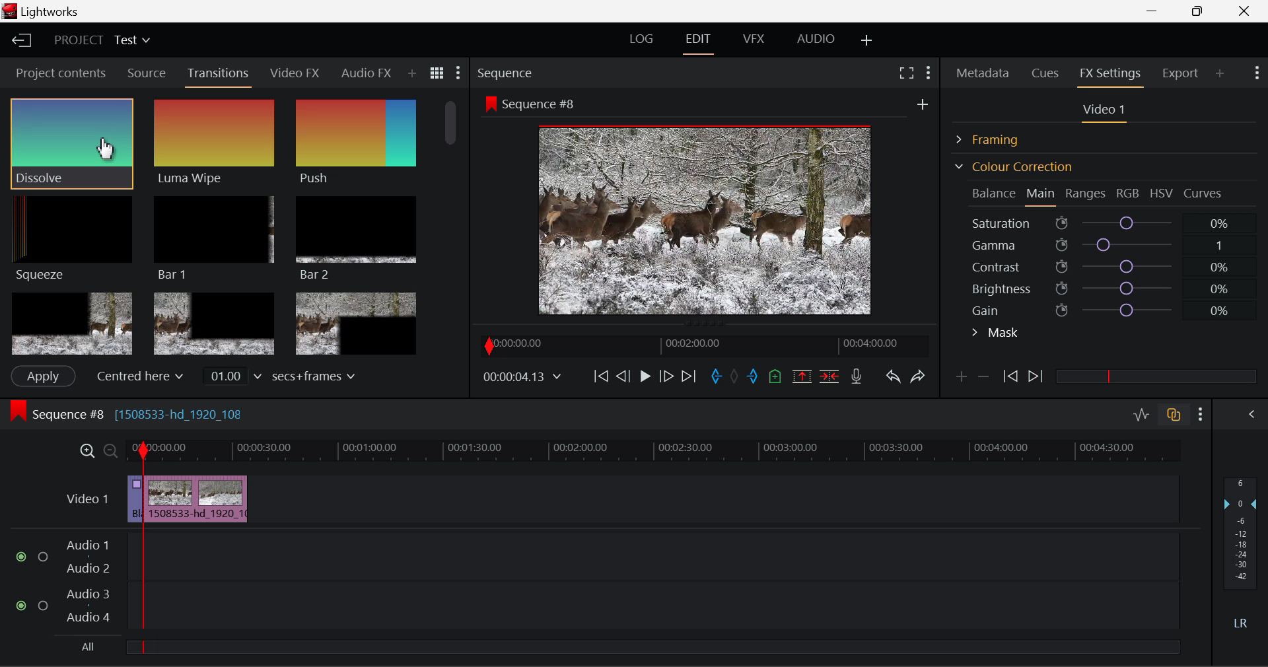  What do you see at coordinates (1041, 195) in the screenshot?
I see `Main Tab Open` at bounding box center [1041, 195].